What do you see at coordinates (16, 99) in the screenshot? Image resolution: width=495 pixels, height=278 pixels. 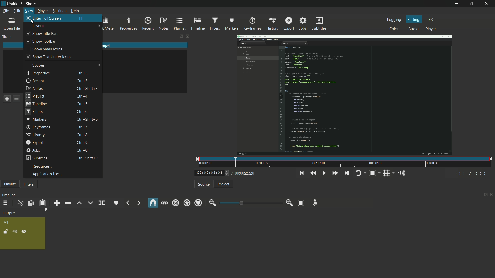 I see `remove filter` at bounding box center [16, 99].